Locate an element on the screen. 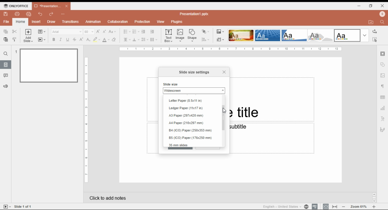  increment font size is located at coordinates (98, 31).